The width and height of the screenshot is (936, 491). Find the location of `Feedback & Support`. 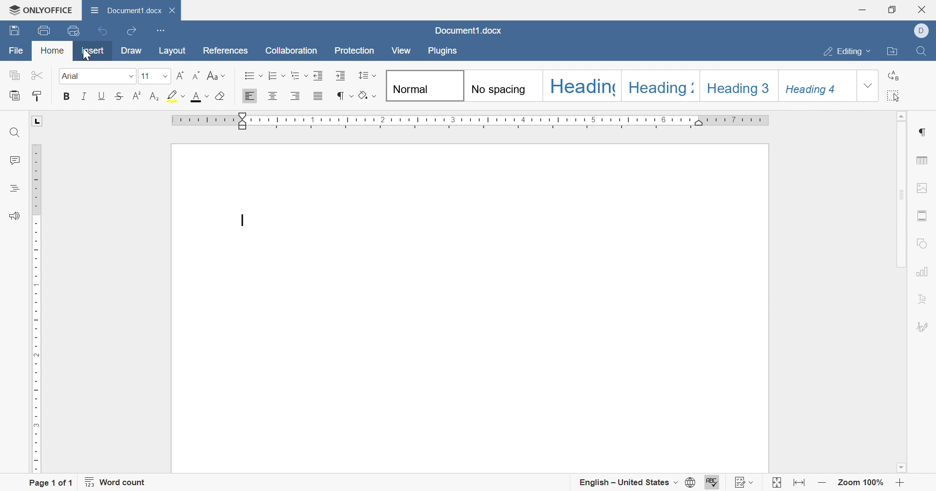

Feedback & Support is located at coordinates (15, 215).